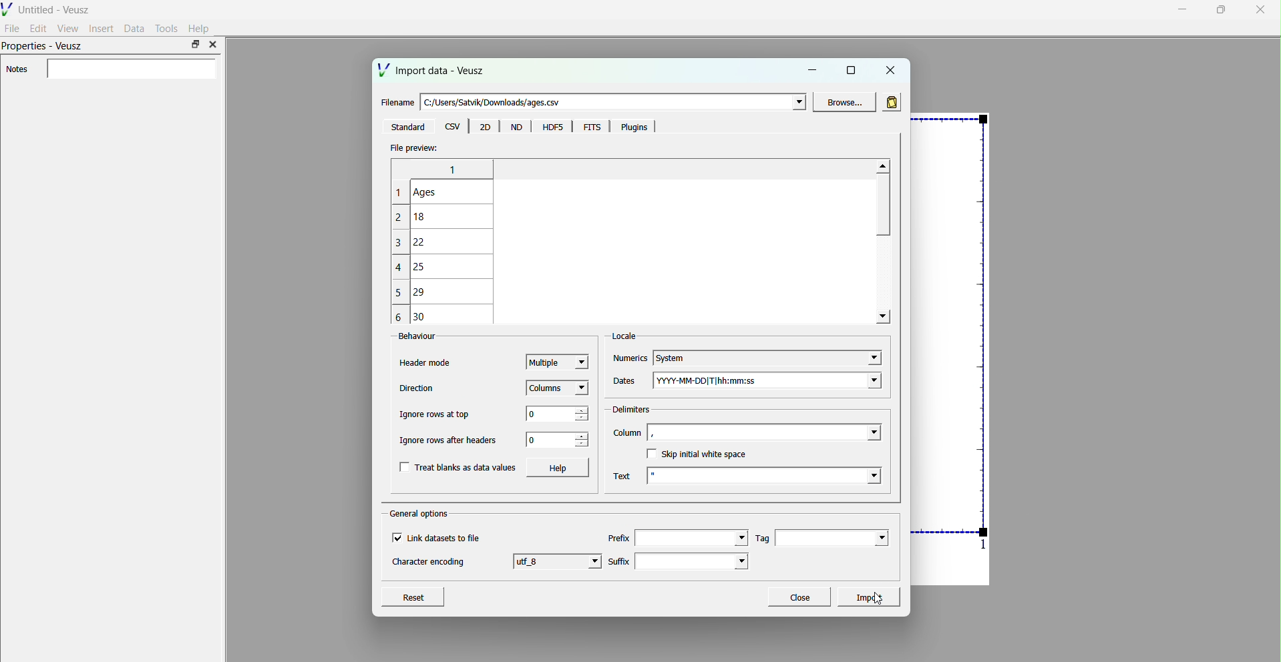 This screenshot has height=662, width=1281. I want to click on 29, so click(430, 292).